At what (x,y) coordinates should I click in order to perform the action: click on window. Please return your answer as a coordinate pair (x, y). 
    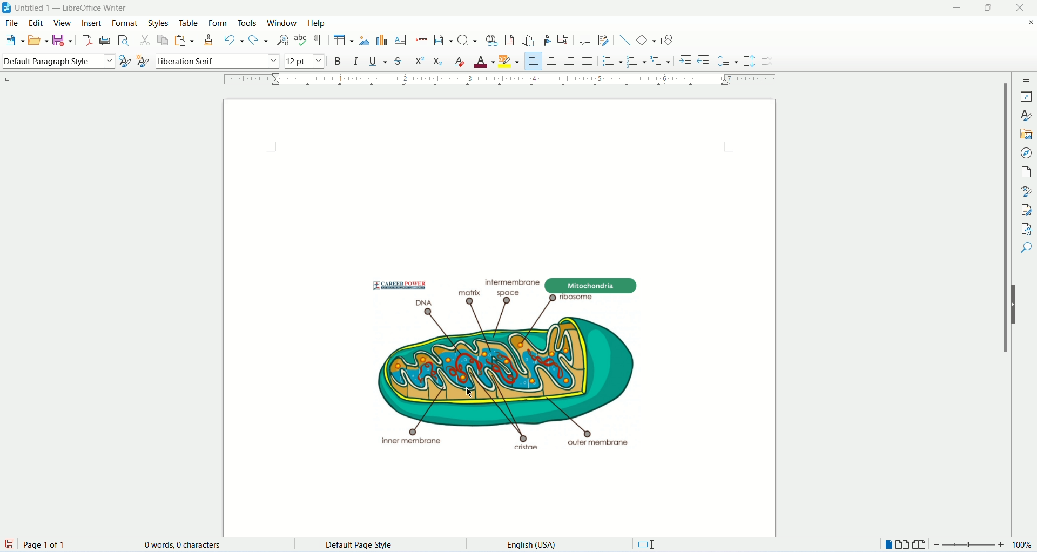
    Looking at the image, I should click on (282, 23).